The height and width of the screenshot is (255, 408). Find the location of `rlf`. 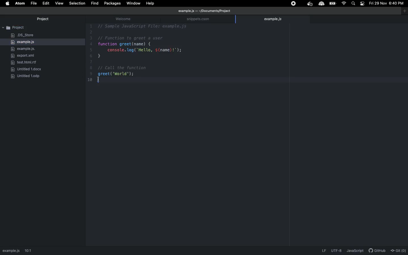

rlf is located at coordinates (24, 63).